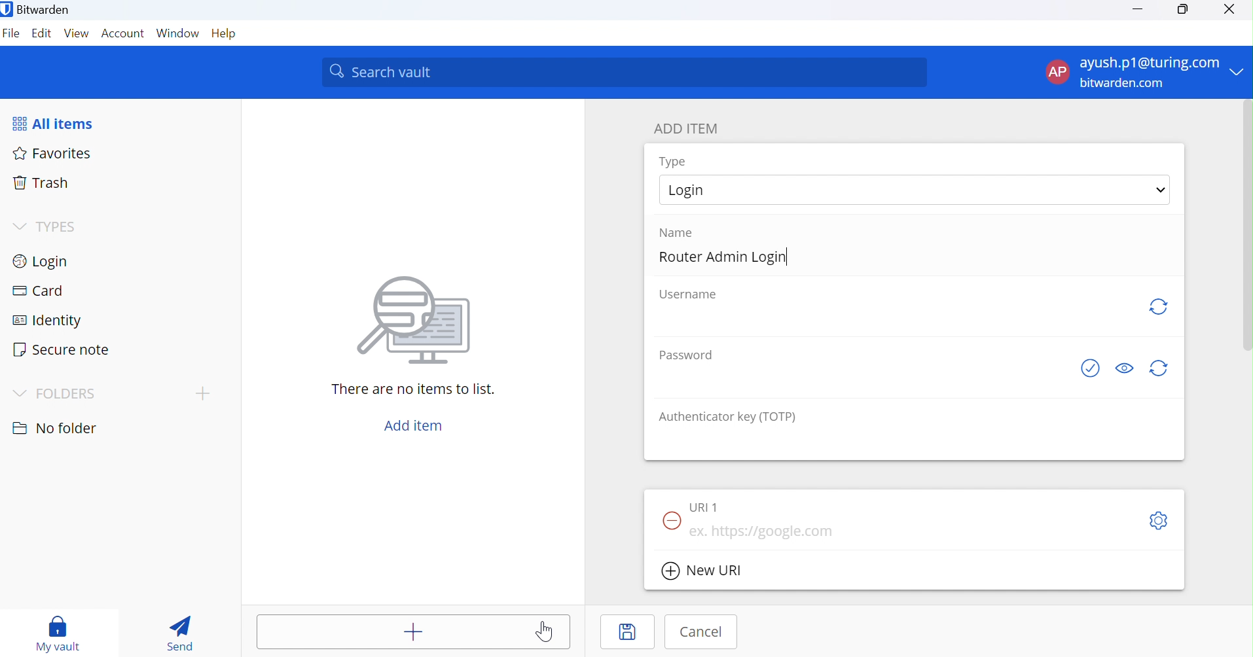 This screenshot has height=657, width=1253. What do you see at coordinates (915, 189) in the screenshot?
I see `select Login type` at bounding box center [915, 189].